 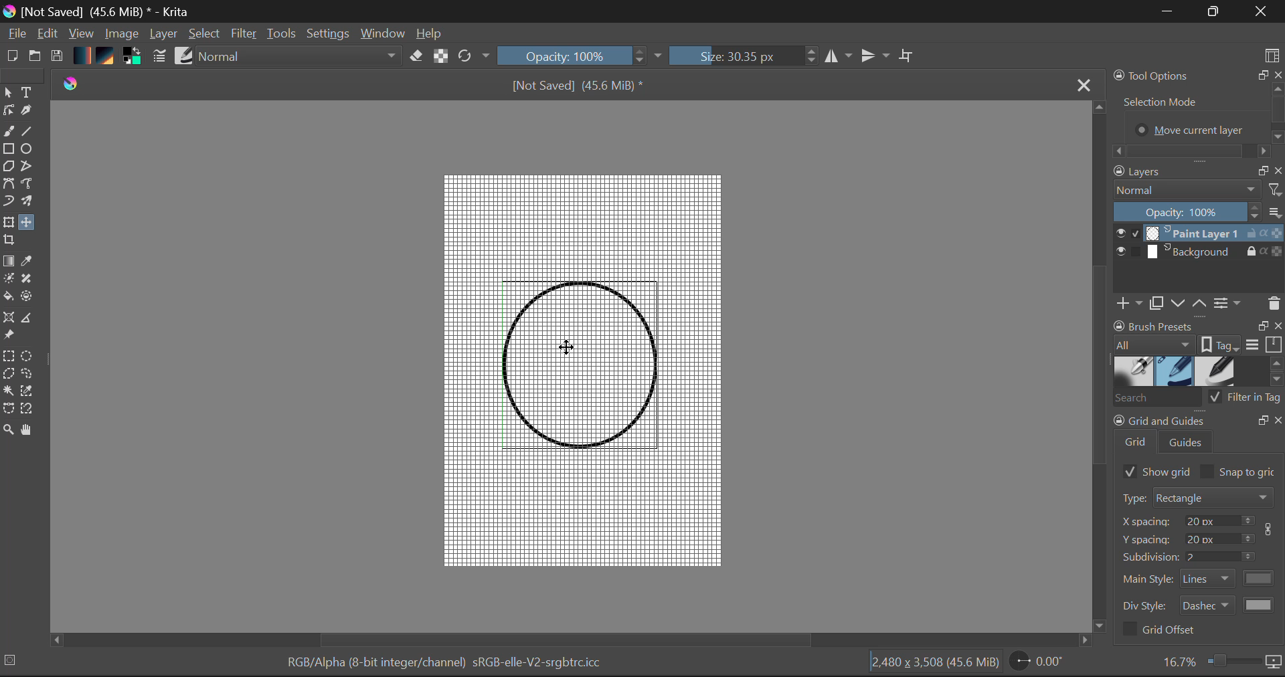 I want to click on Smart Patch Tool, so click(x=31, y=278).